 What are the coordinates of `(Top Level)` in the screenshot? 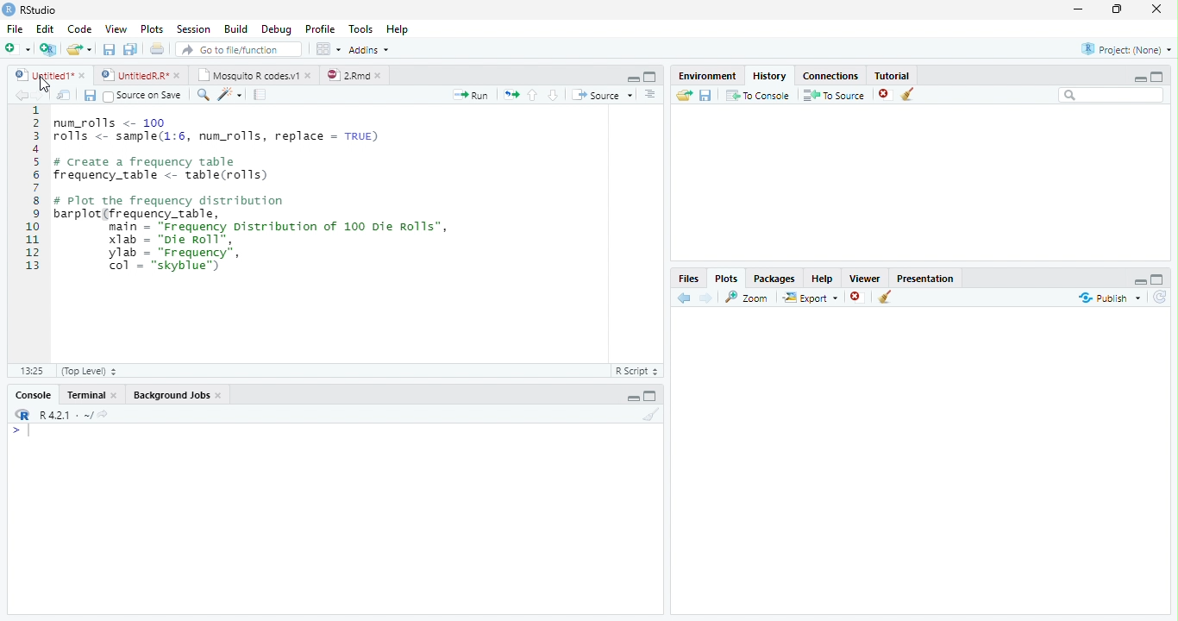 It's located at (89, 371).